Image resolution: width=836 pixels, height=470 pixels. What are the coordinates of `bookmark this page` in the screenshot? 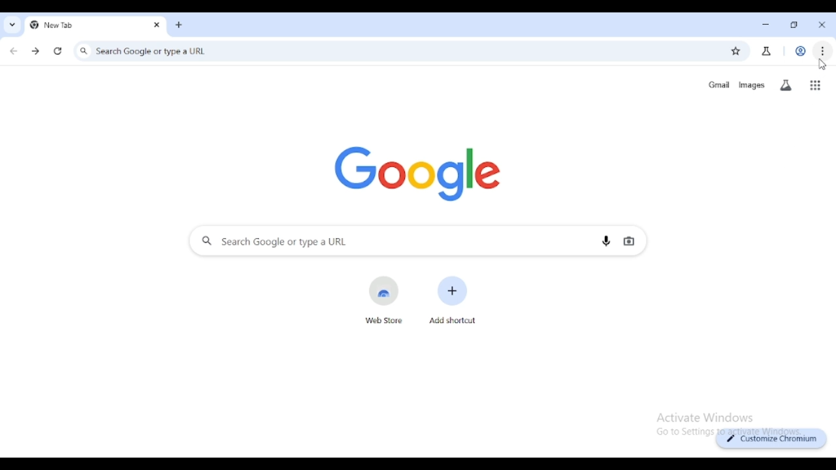 It's located at (735, 52).